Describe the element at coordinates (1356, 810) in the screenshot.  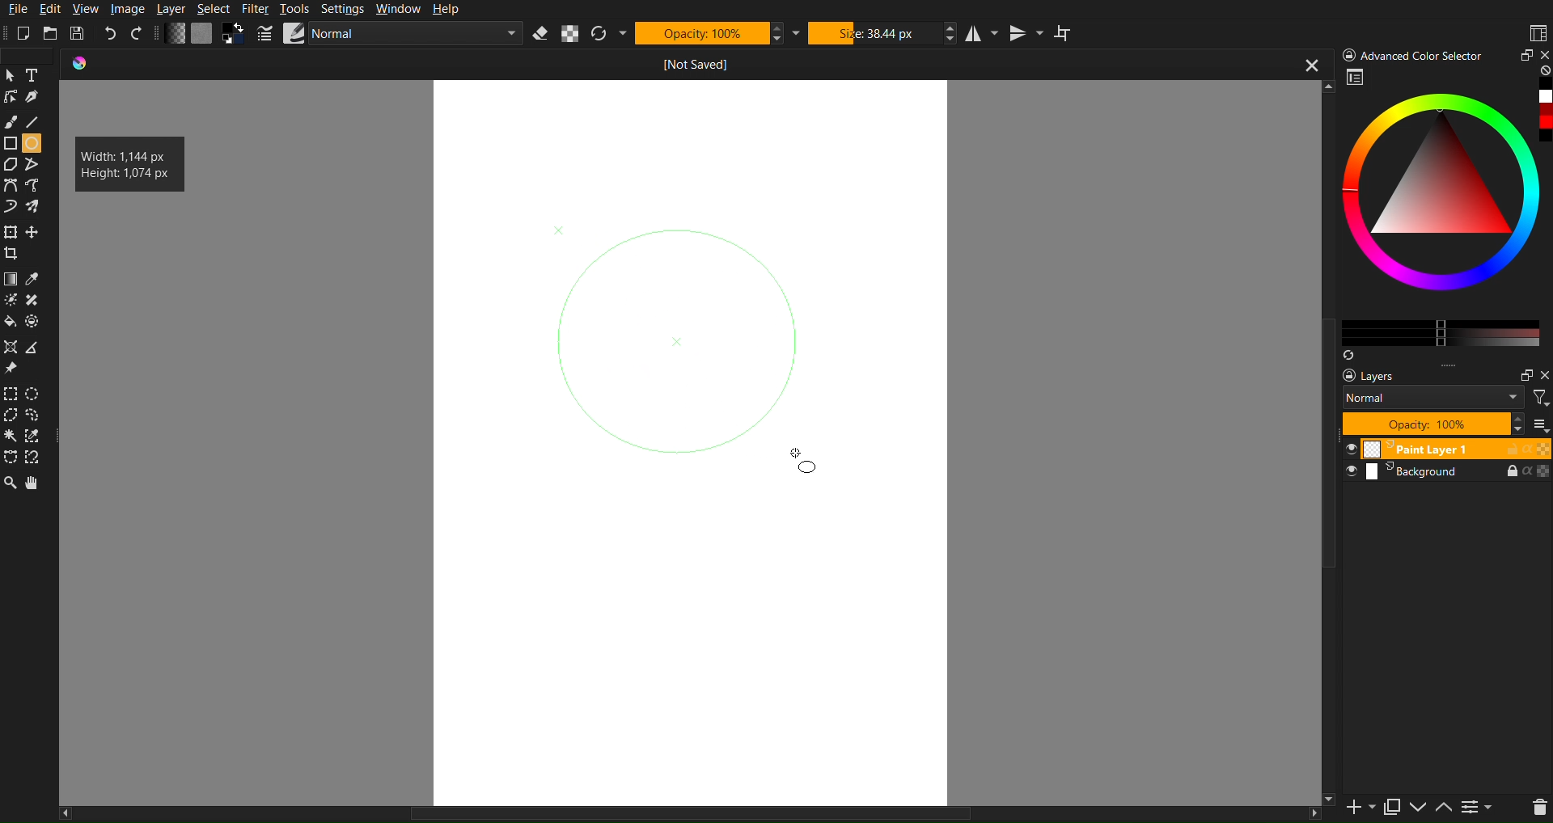
I see `new` at that location.